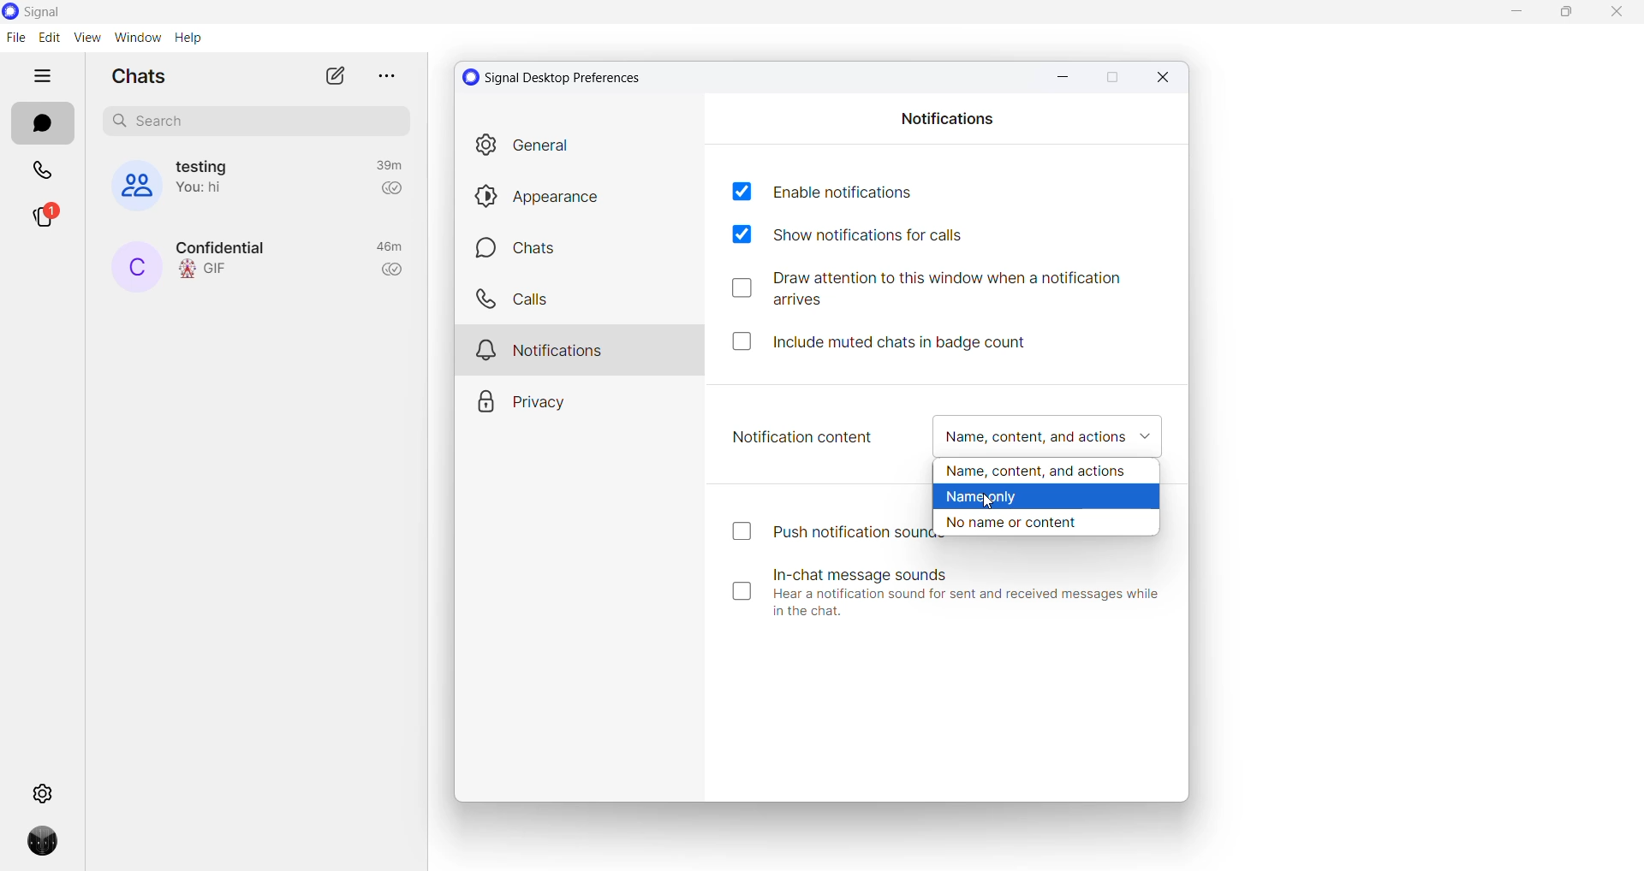 This screenshot has height=871, width=1644. Describe the element at coordinates (949, 117) in the screenshot. I see `notifications heading` at that location.